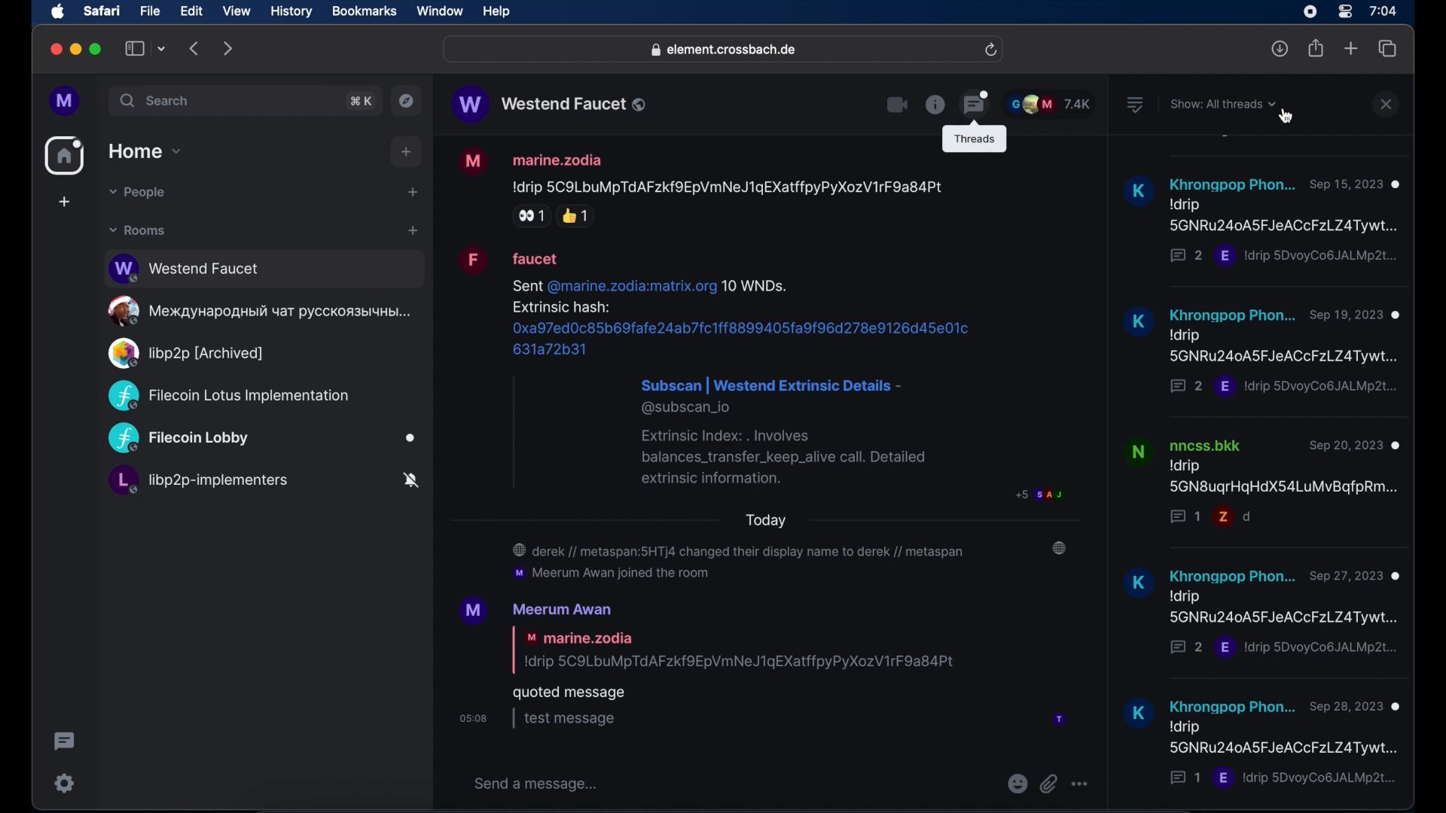 The width and height of the screenshot is (1446, 813). What do you see at coordinates (150, 12) in the screenshot?
I see `file` at bounding box center [150, 12].